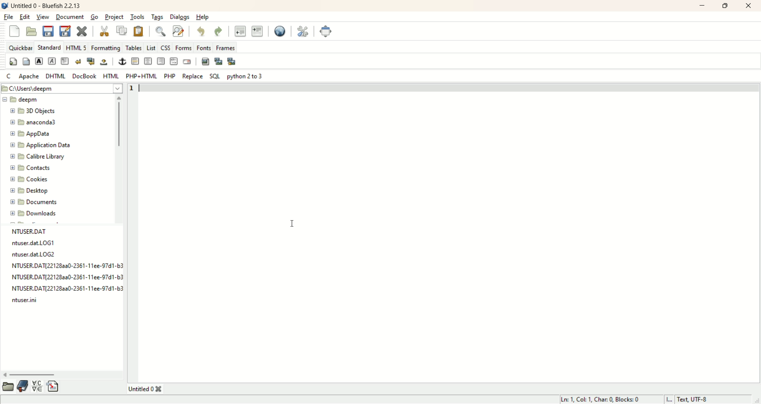  I want to click on copy, so click(122, 30).